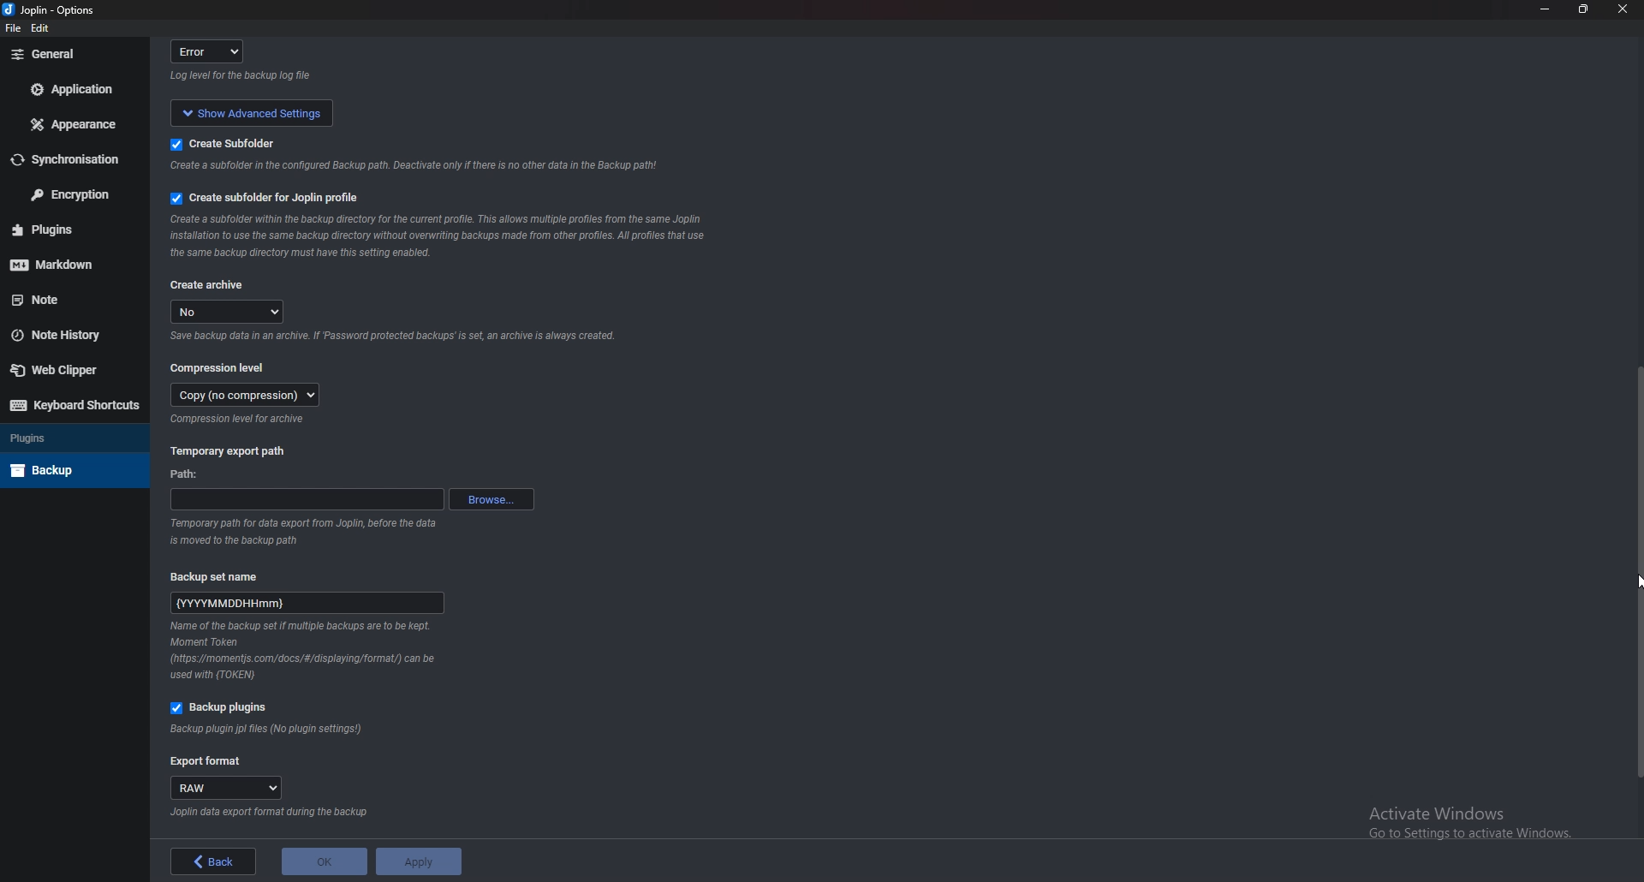 The width and height of the screenshot is (1644, 882). What do you see at coordinates (225, 708) in the screenshot?
I see `Backup plugins` at bounding box center [225, 708].